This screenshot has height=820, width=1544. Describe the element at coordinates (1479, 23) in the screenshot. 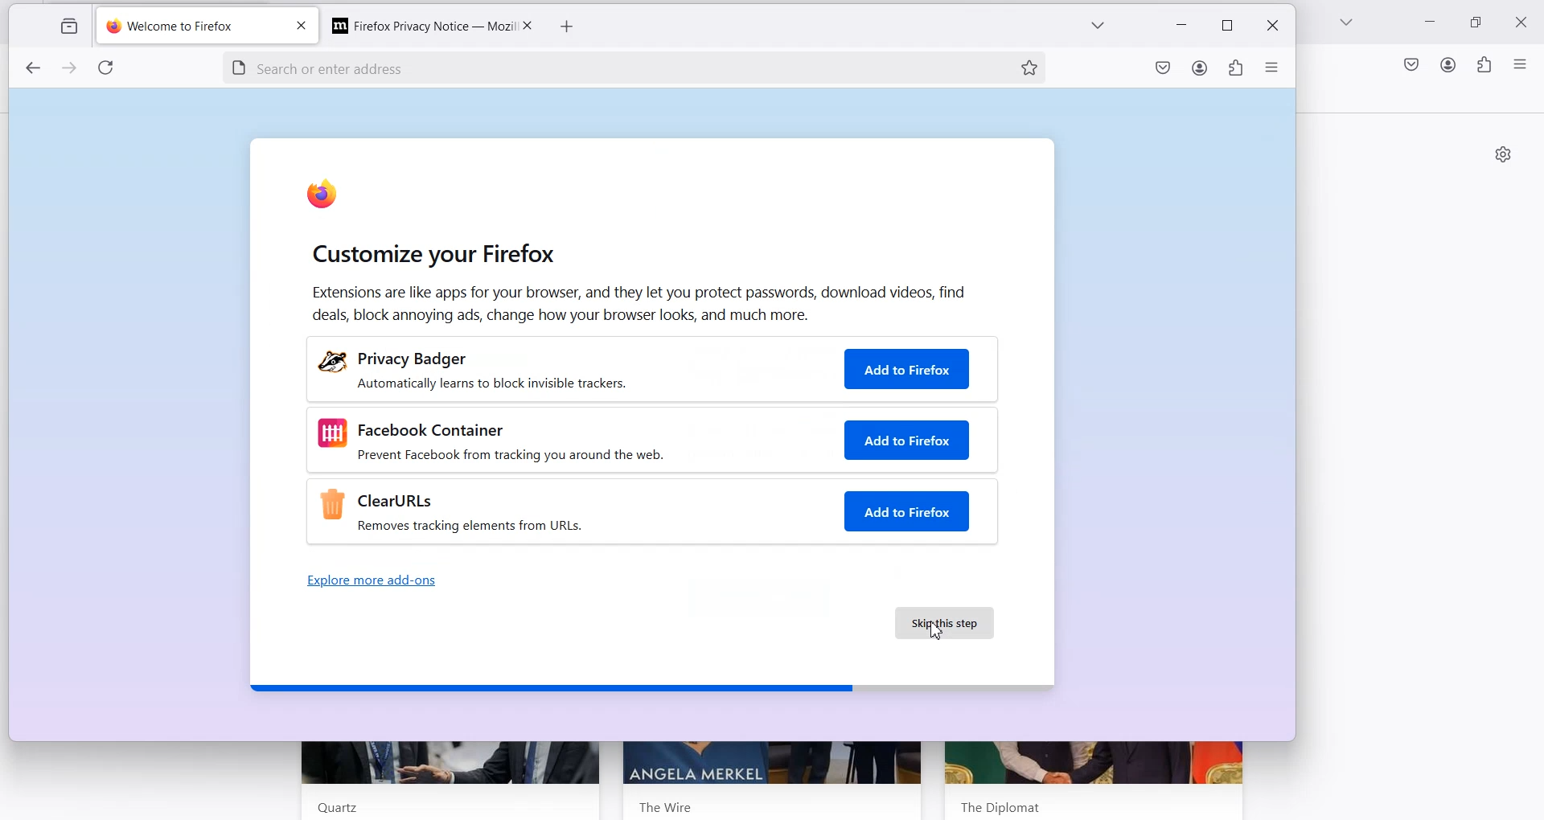

I see `Maximize` at that location.